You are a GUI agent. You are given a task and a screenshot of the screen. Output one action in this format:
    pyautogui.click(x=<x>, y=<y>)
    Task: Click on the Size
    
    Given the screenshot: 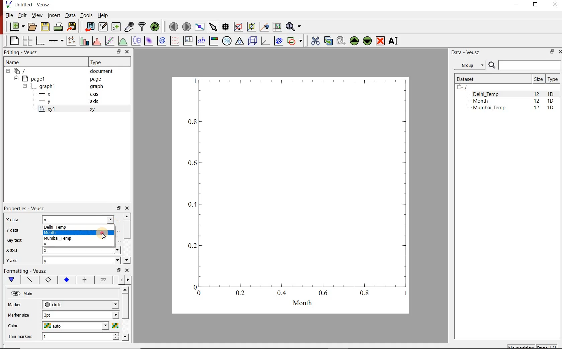 What is the action you would take?
    pyautogui.click(x=538, y=79)
    